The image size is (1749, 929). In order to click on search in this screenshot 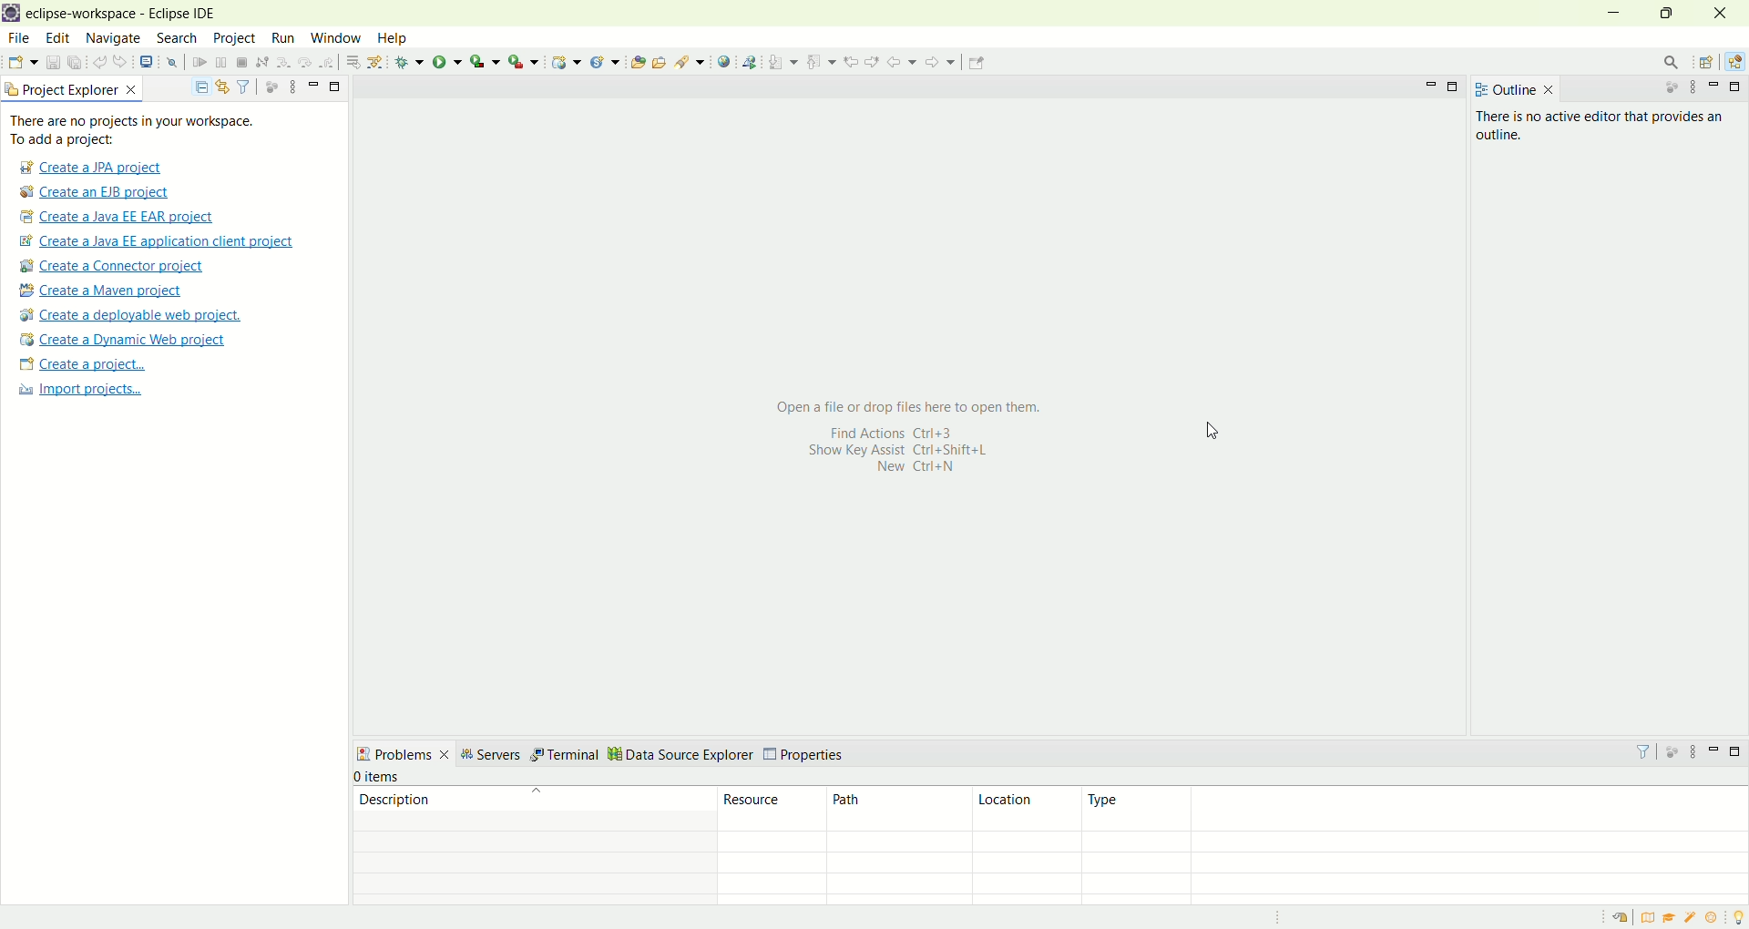, I will do `click(178, 39)`.